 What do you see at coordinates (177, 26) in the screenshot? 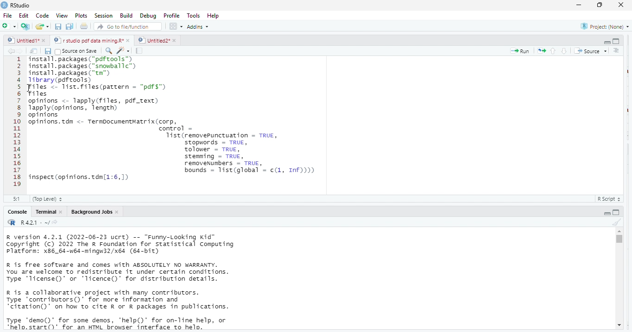
I see `options` at bounding box center [177, 26].